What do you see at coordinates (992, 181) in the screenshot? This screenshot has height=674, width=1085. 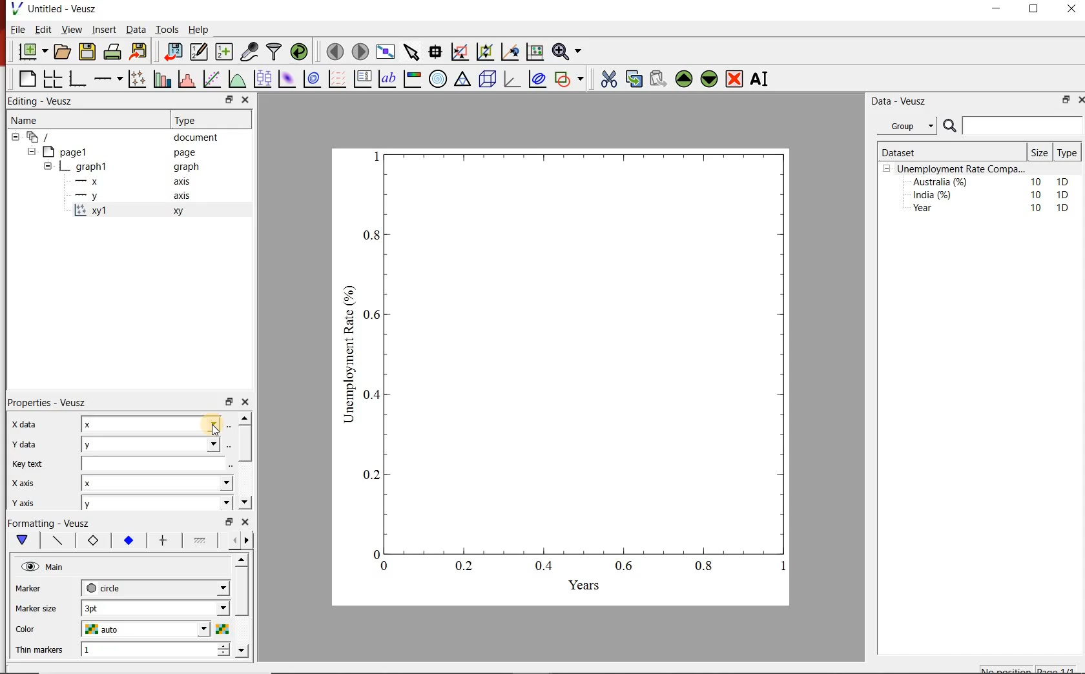 I see `Australia (%) 10 1D` at bounding box center [992, 181].